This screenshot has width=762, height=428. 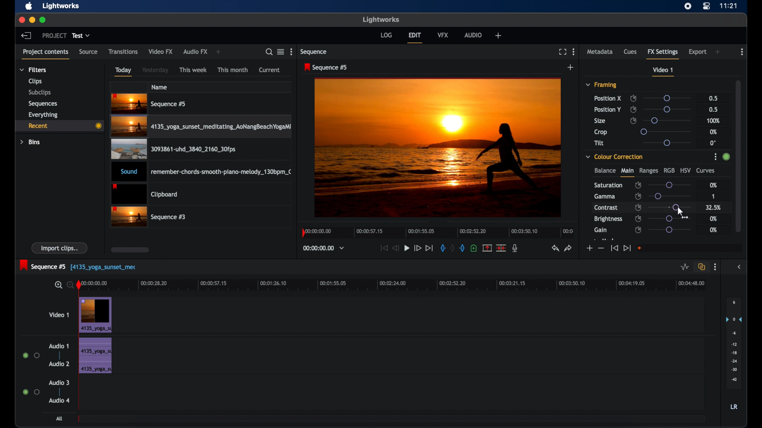 What do you see at coordinates (638, 185) in the screenshot?
I see `enable/disable keyframes` at bounding box center [638, 185].